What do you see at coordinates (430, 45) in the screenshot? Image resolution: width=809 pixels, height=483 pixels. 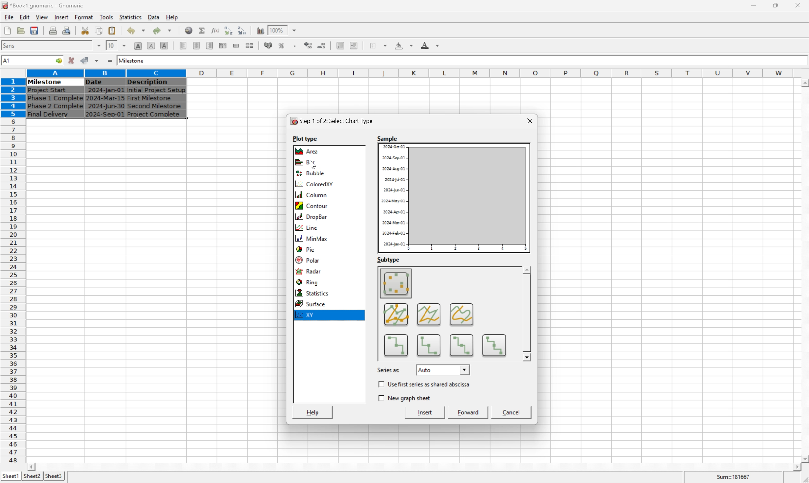 I see `font color` at bounding box center [430, 45].